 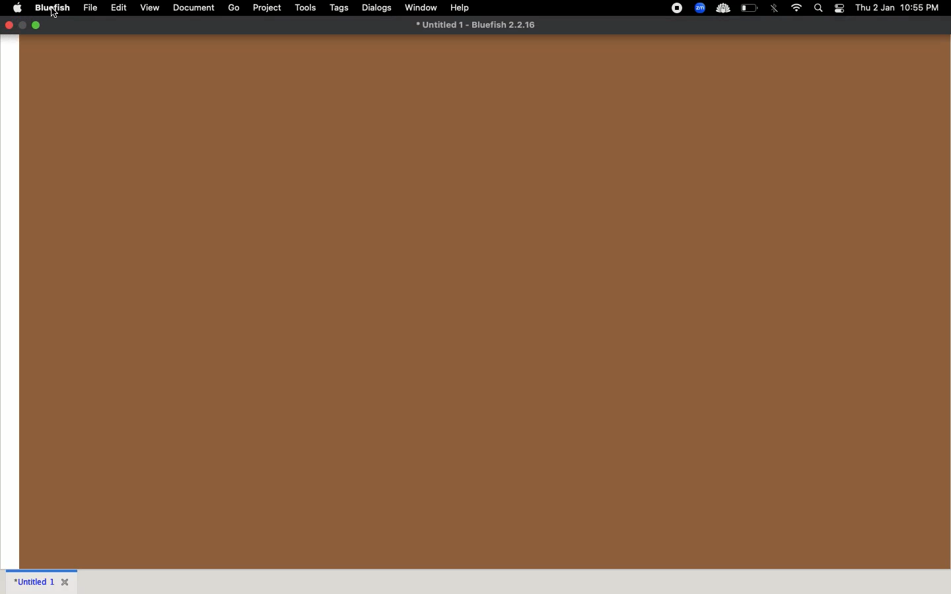 What do you see at coordinates (796, 8) in the screenshot?
I see `internet` at bounding box center [796, 8].